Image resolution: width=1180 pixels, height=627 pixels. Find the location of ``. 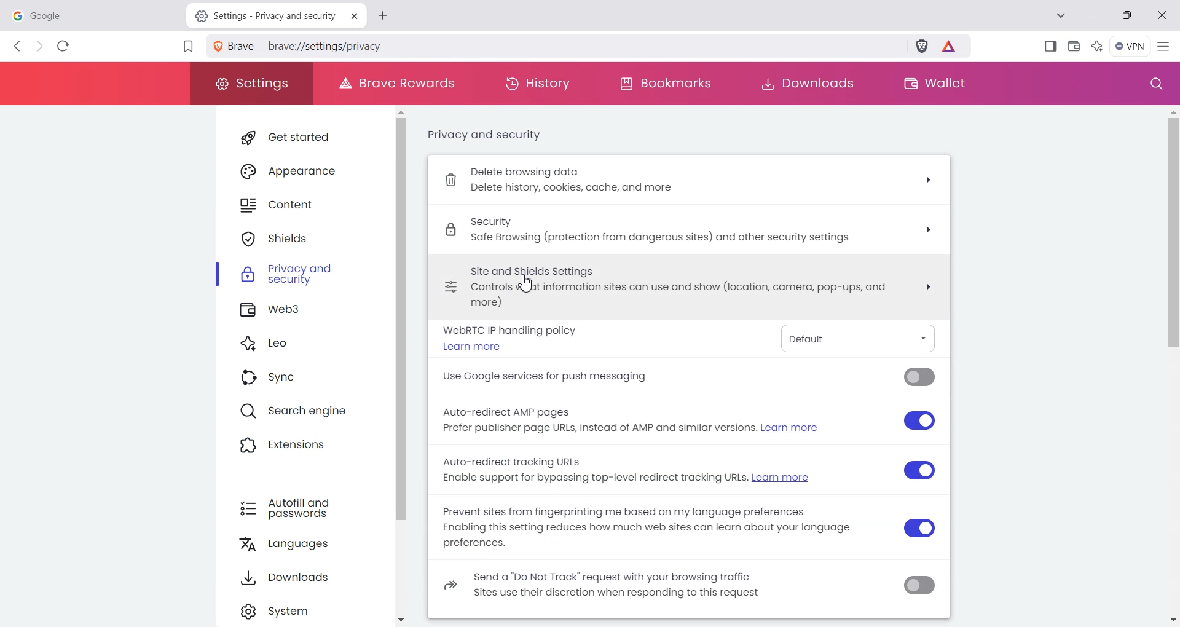

 is located at coordinates (1130, 46).